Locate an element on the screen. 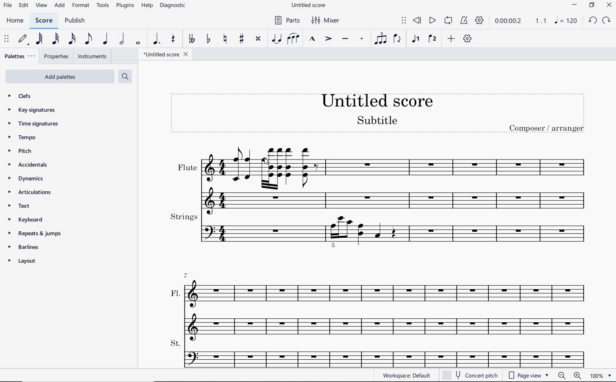  DEFAULT (STEP TIME) is located at coordinates (23, 39).